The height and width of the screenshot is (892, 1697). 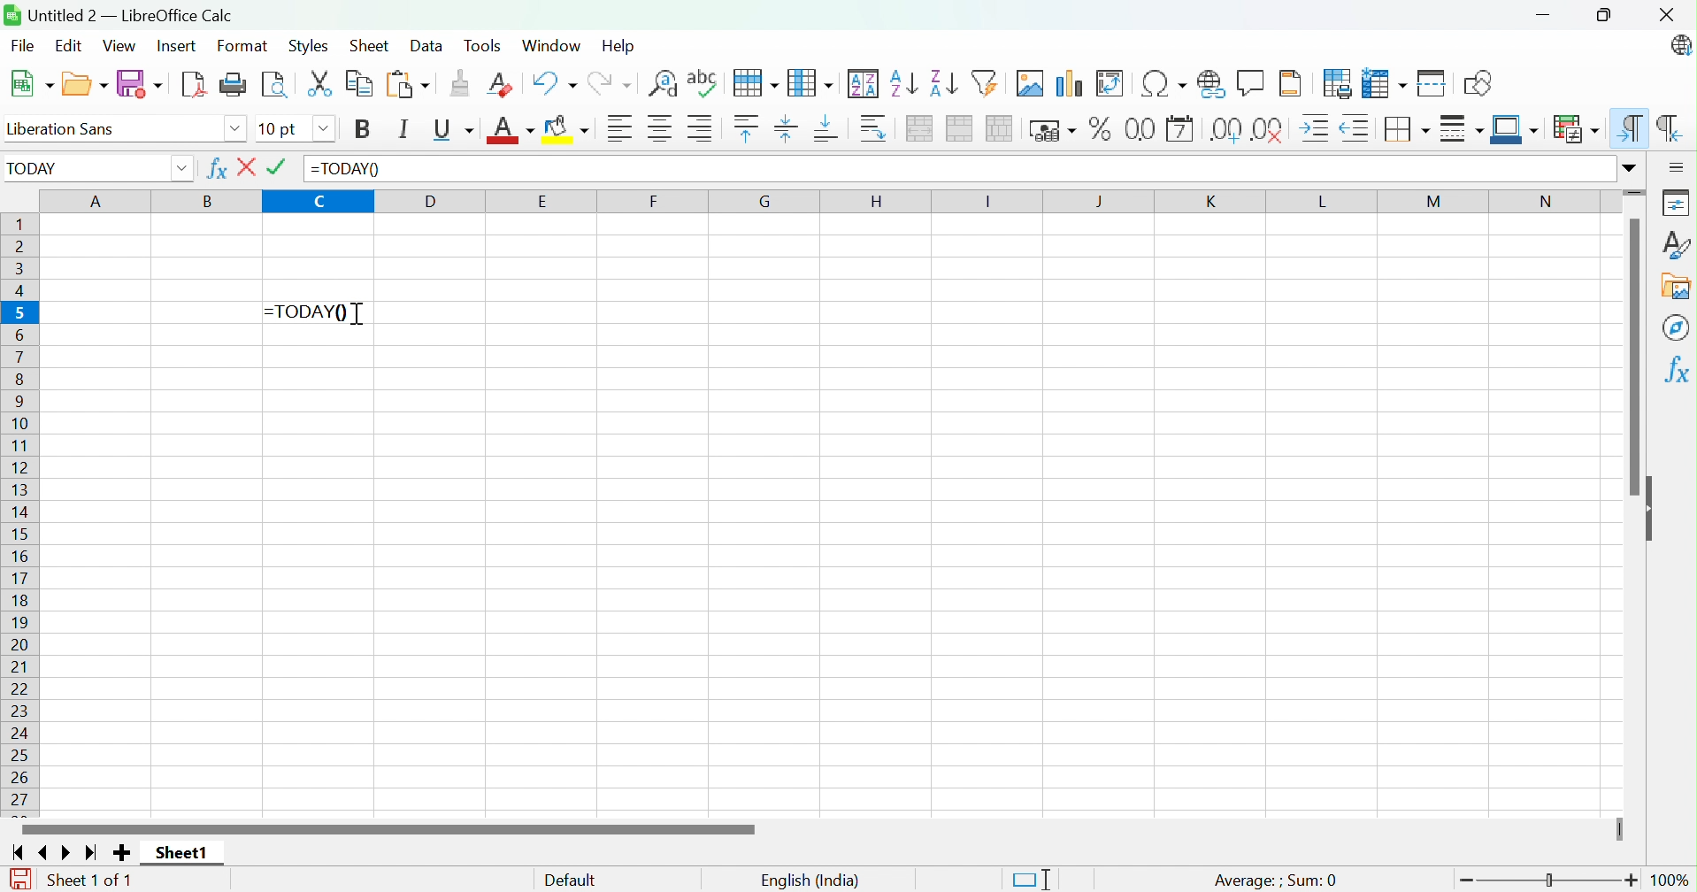 What do you see at coordinates (662, 129) in the screenshot?
I see `Align center` at bounding box center [662, 129].